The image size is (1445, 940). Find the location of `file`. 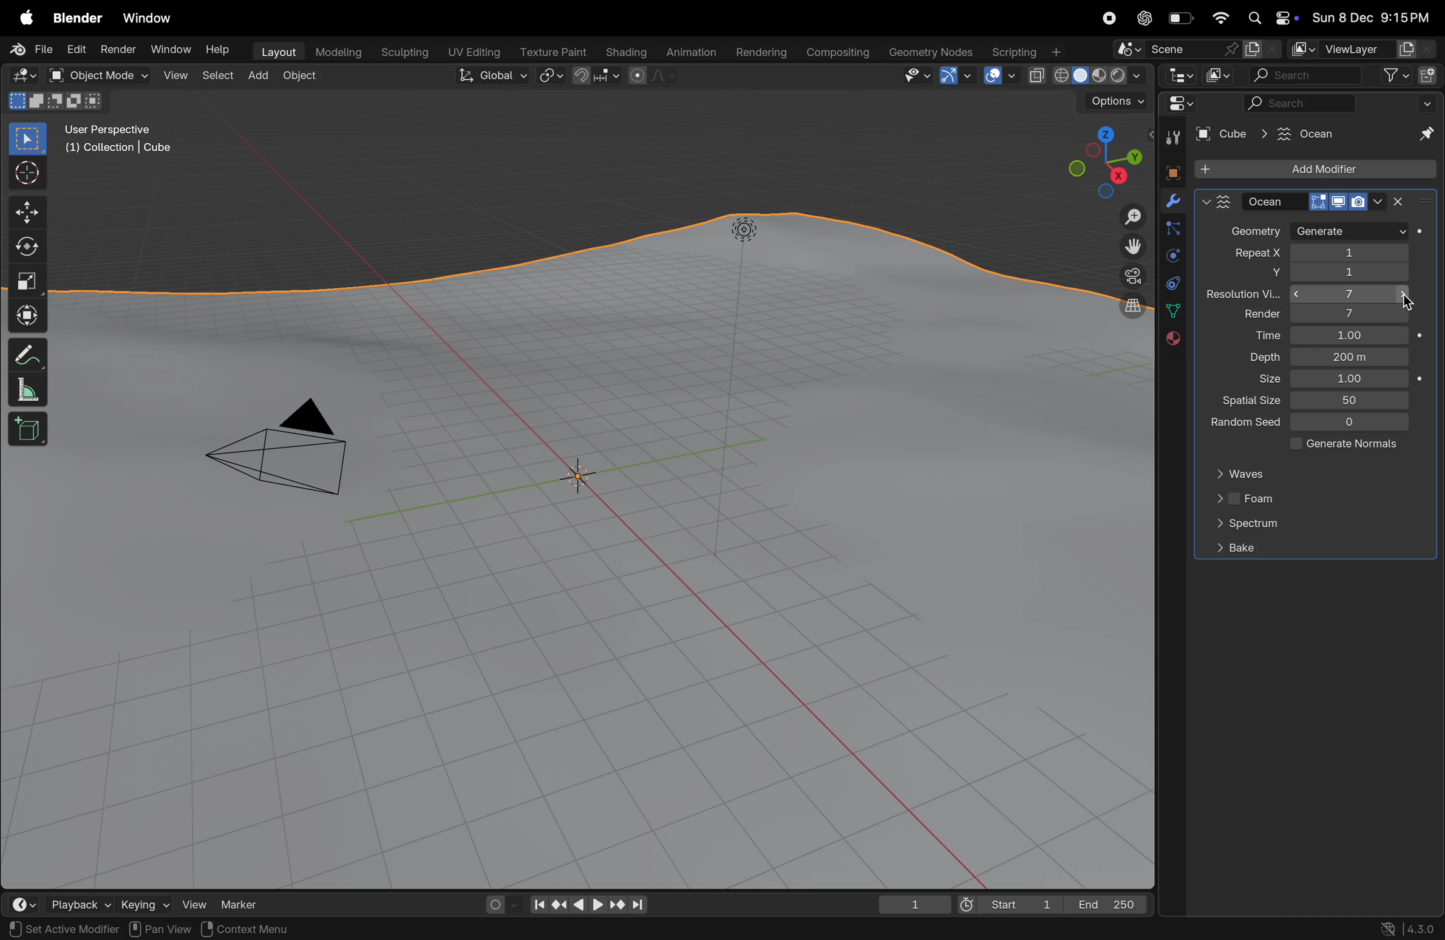

file is located at coordinates (34, 49).